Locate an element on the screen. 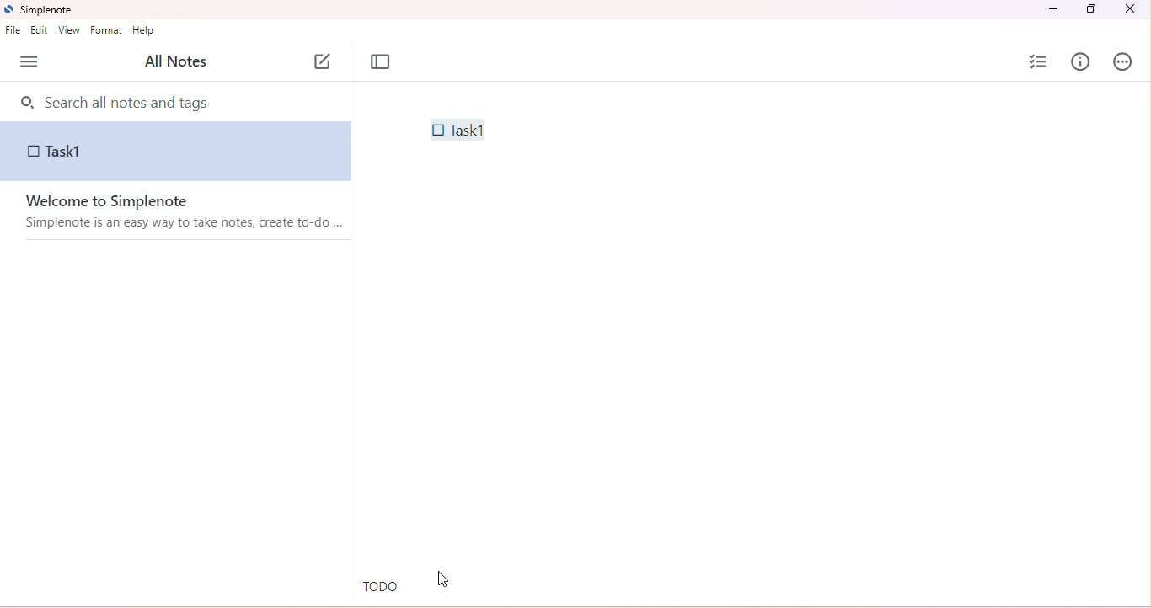  edit is located at coordinates (41, 32).